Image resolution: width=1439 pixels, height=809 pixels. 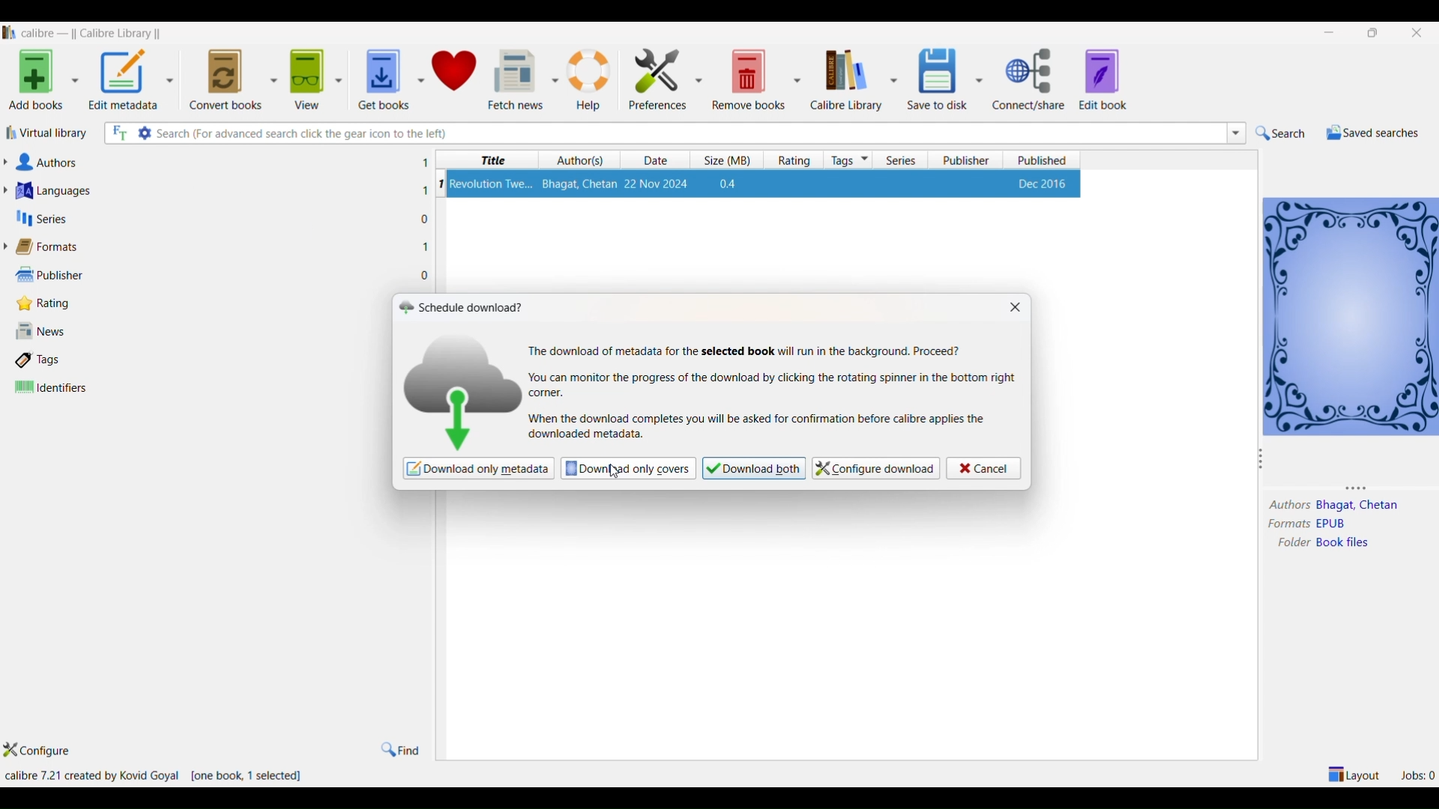 I want to click on save options dropdown button, so click(x=980, y=79).